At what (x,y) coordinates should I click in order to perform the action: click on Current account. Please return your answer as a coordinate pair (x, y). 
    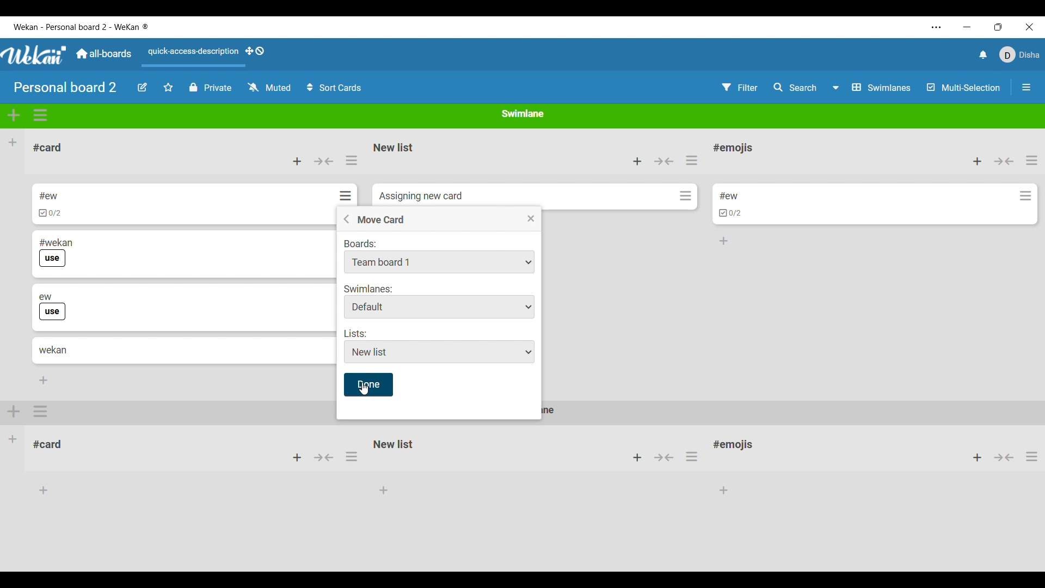
    Looking at the image, I should click on (1020, 54).